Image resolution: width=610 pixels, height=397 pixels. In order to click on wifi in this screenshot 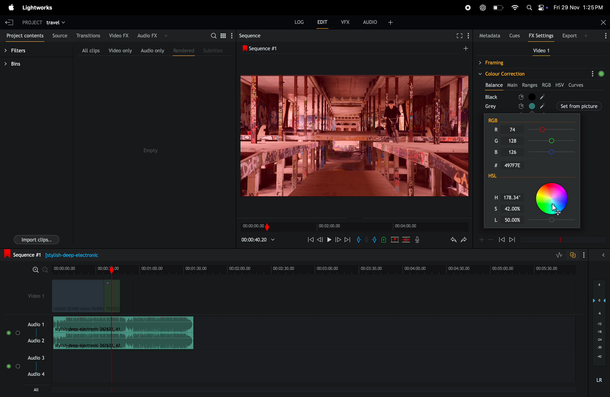, I will do `click(515, 8)`.